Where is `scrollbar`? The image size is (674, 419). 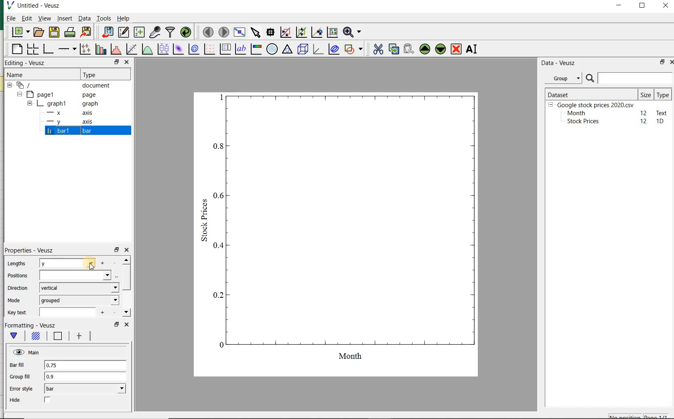 scrollbar is located at coordinates (126, 287).